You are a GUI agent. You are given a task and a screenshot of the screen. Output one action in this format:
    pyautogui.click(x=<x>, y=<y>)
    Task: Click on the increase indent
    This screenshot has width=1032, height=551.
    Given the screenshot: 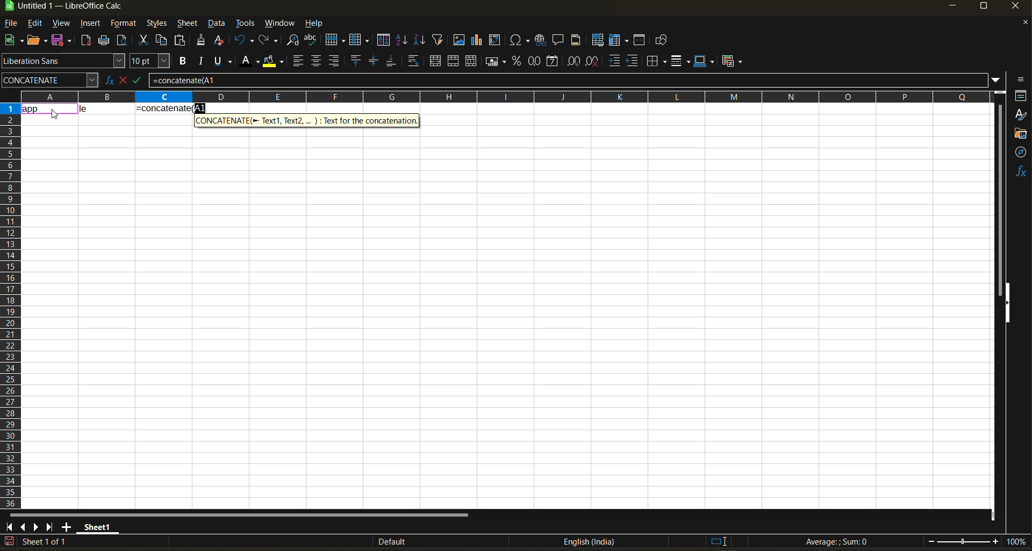 What is the action you would take?
    pyautogui.click(x=615, y=61)
    